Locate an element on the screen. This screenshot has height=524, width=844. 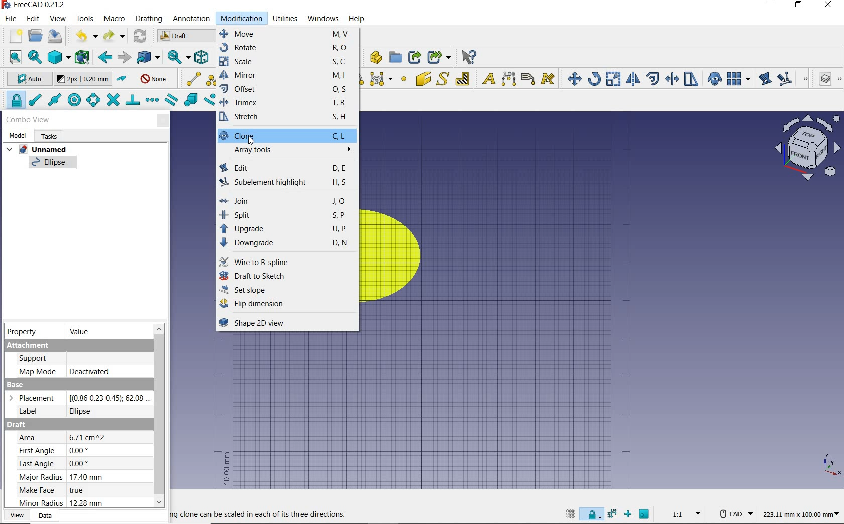
sync view is located at coordinates (178, 57).